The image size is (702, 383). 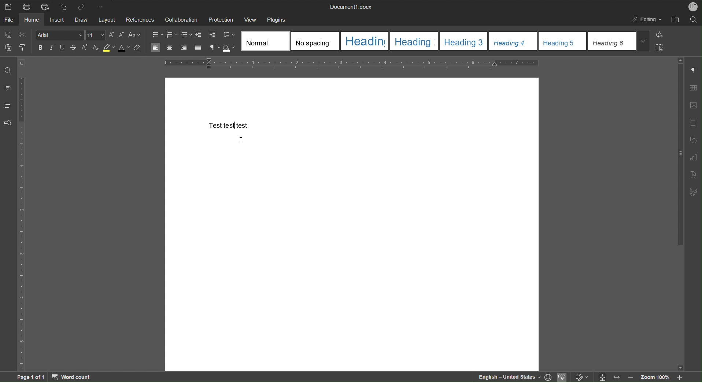 What do you see at coordinates (693, 19) in the screenshot?
I see `Search` at bounding box center [693, 19].